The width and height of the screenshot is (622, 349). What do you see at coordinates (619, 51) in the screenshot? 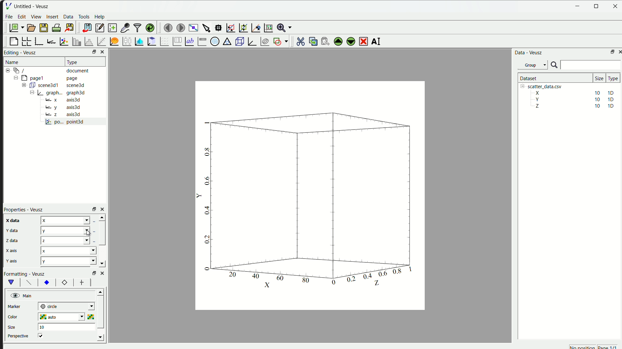
I see `close` at bounding box center [619, 51].